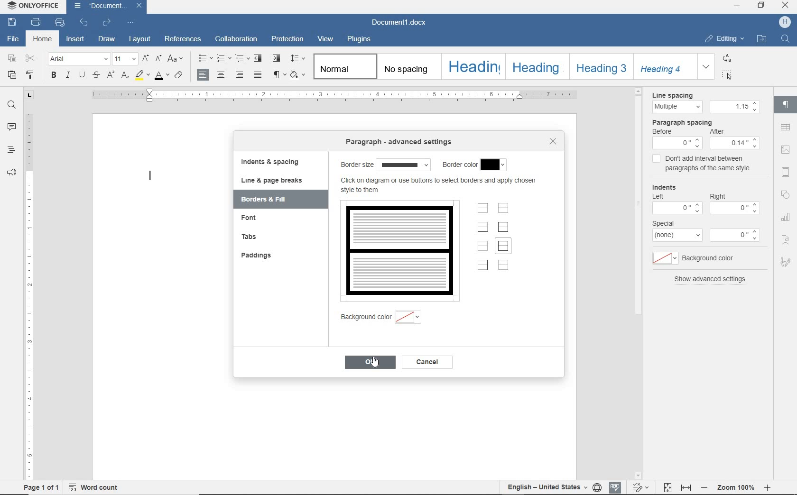 The width and height of the screenshot is (797, 495). Describe the element at coordinates (108, 39) in the screenshot. I see `draw` at that location.